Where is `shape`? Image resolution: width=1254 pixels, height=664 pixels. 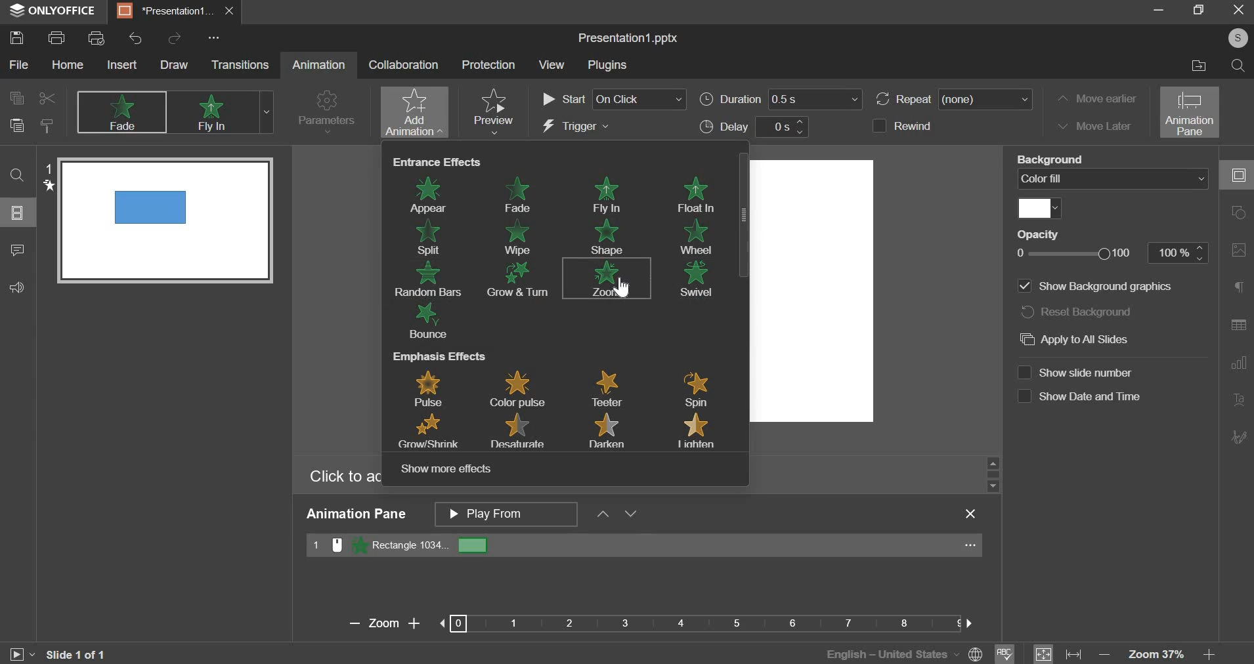 shape is located at coordinates (610, 237).